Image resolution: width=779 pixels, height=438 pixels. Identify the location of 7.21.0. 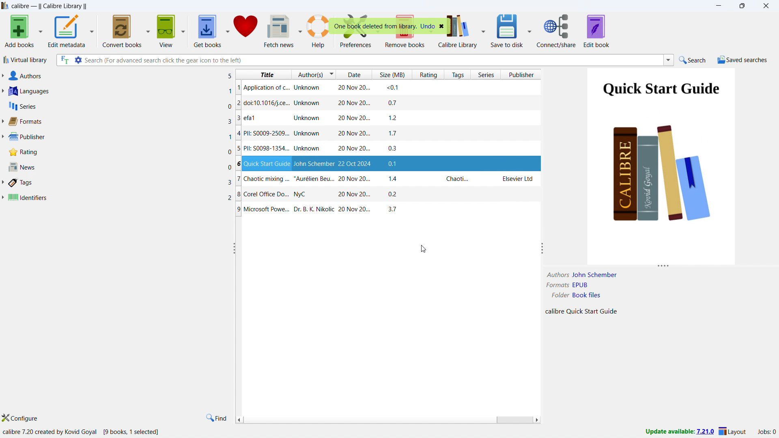
(705, 432).